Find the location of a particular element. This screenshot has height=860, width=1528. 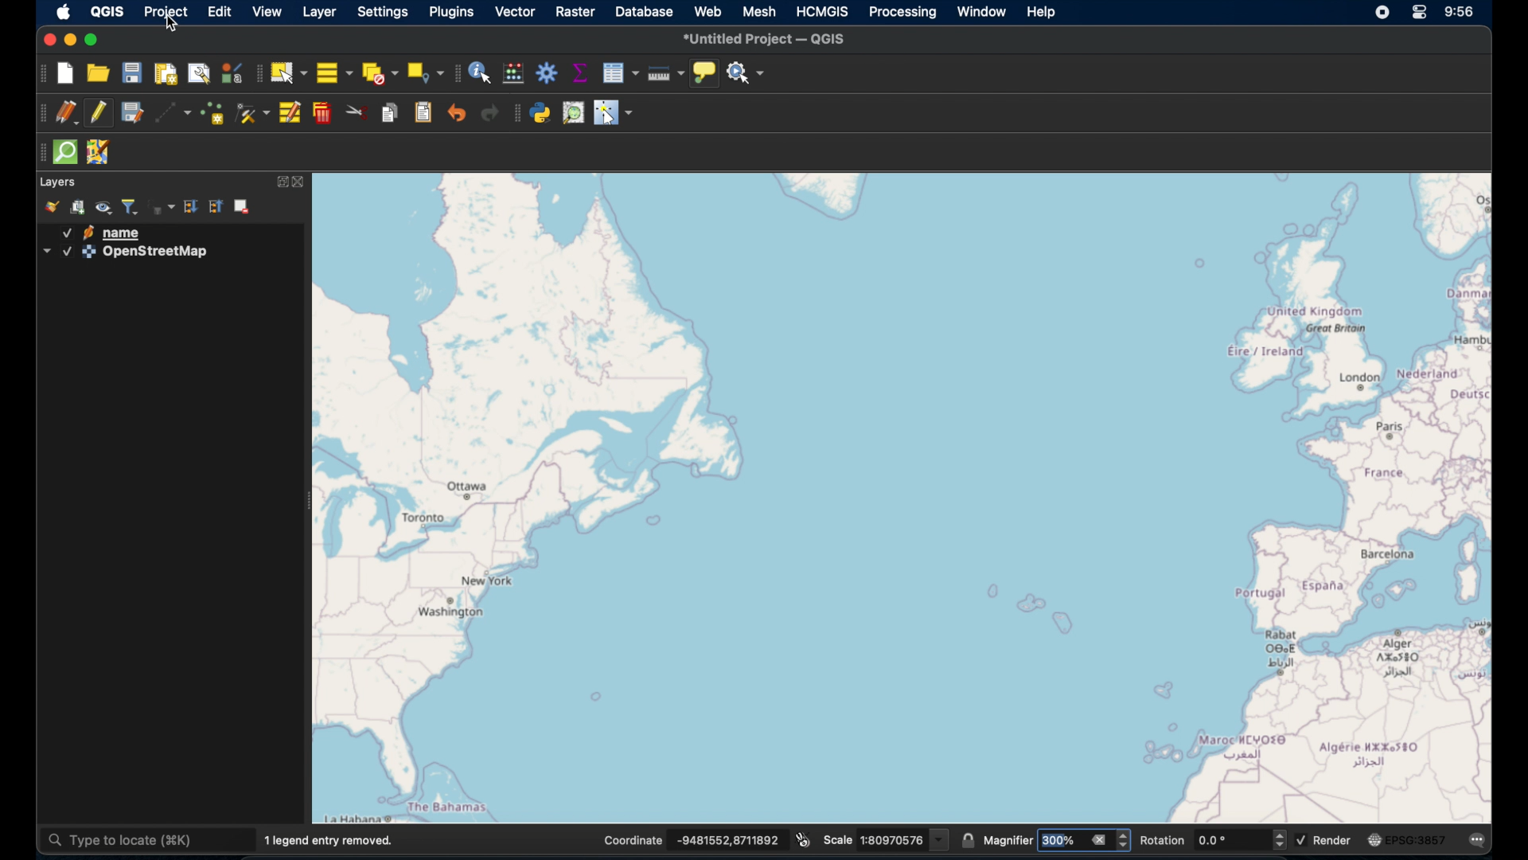

quick som is located at coordinates (67, 154).